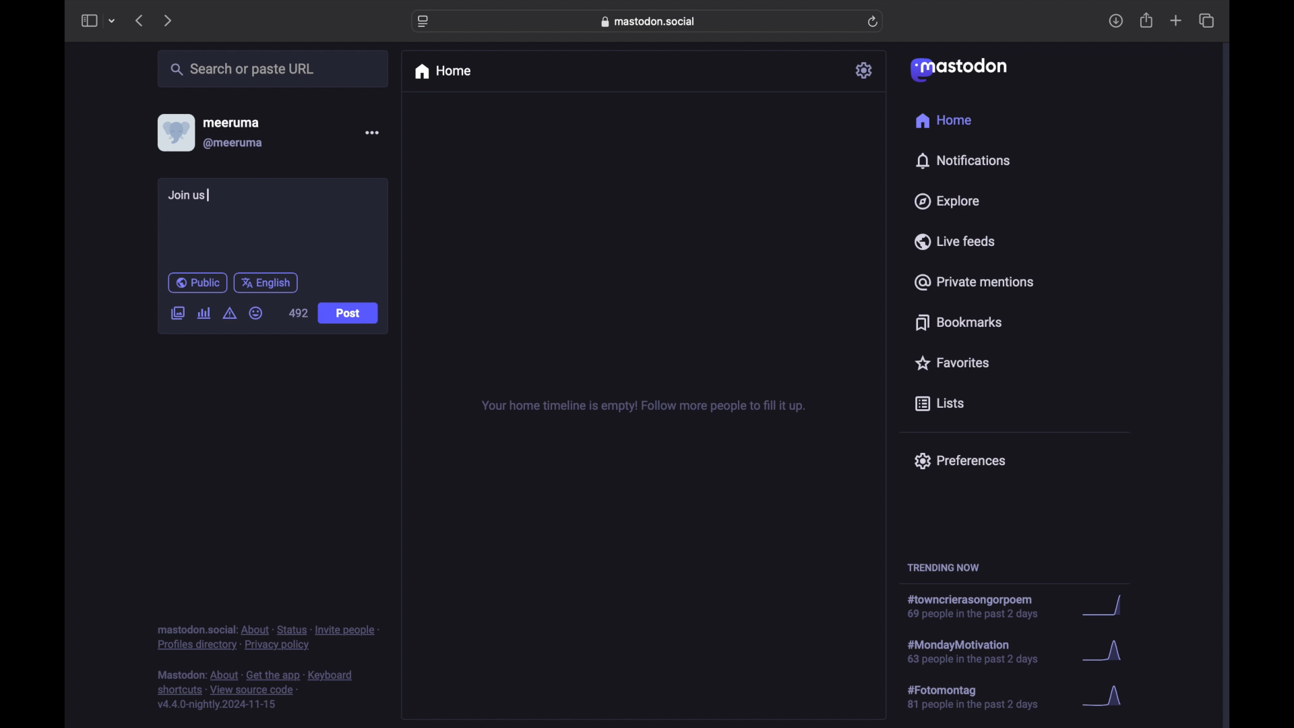  What do you see at coordinates (1116, 22) in the screenshot?
I see `download` at bounding box center [1116, 22].